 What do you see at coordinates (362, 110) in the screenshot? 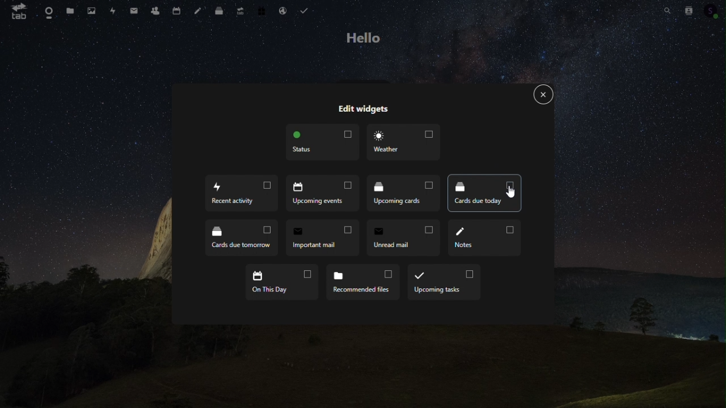
I see `Edit widgets` at bounding box center [362, 110].